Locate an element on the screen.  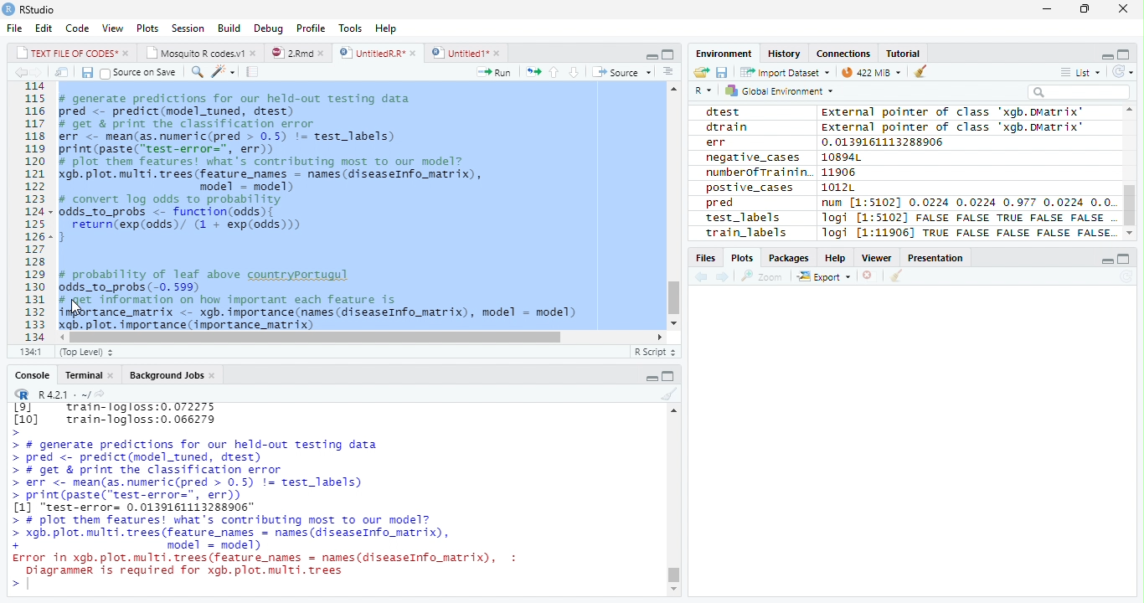
Delete is located at coordinates (868, 276).